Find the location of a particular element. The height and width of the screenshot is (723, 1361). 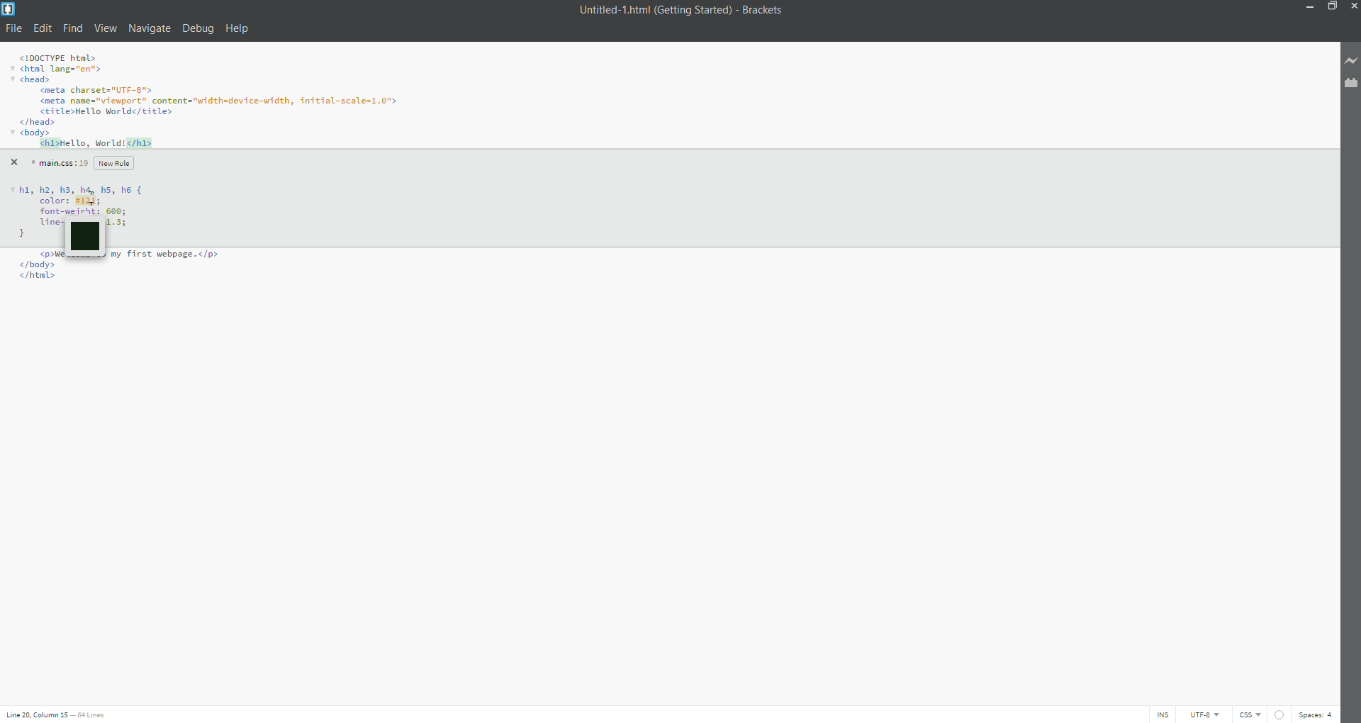

ins is located at coordinates (1157, 714).